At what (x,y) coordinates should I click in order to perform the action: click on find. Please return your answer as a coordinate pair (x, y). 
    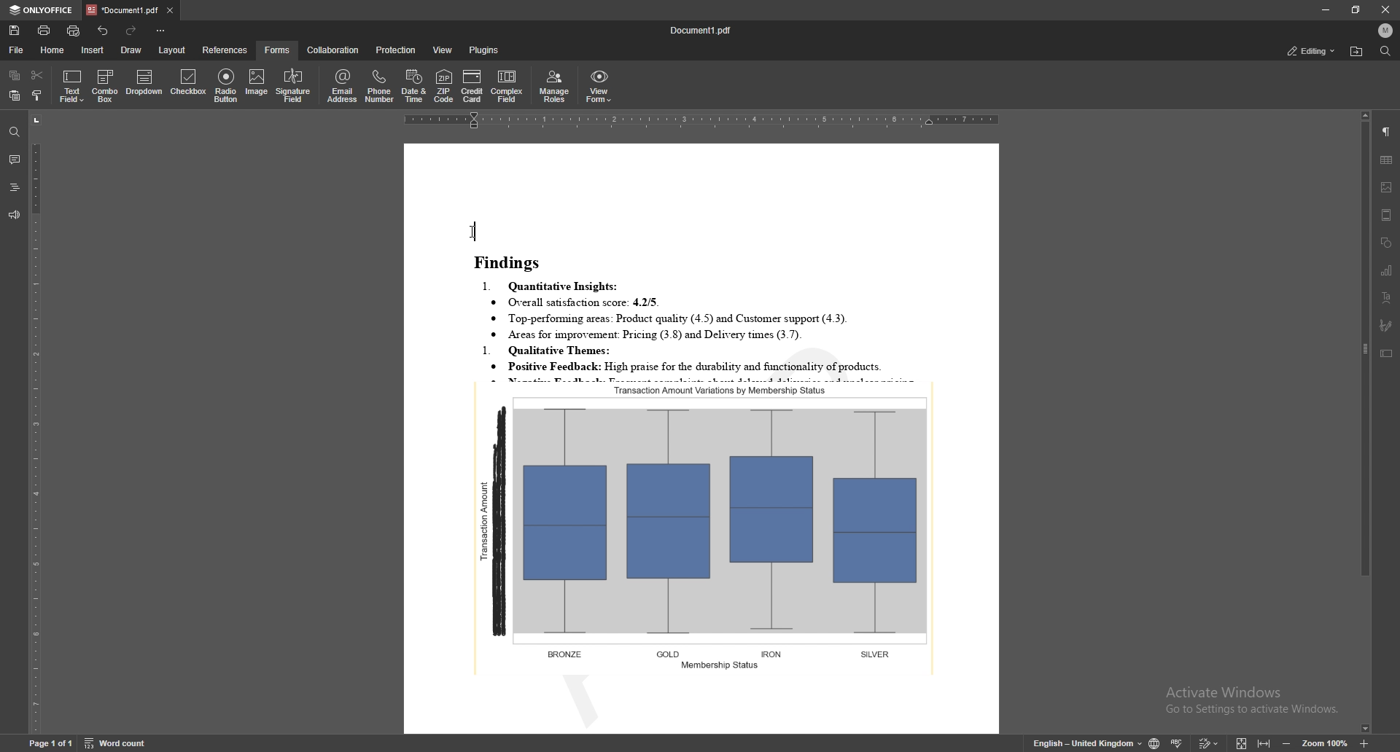
    Looking at the image, I should click on (1386, 52).